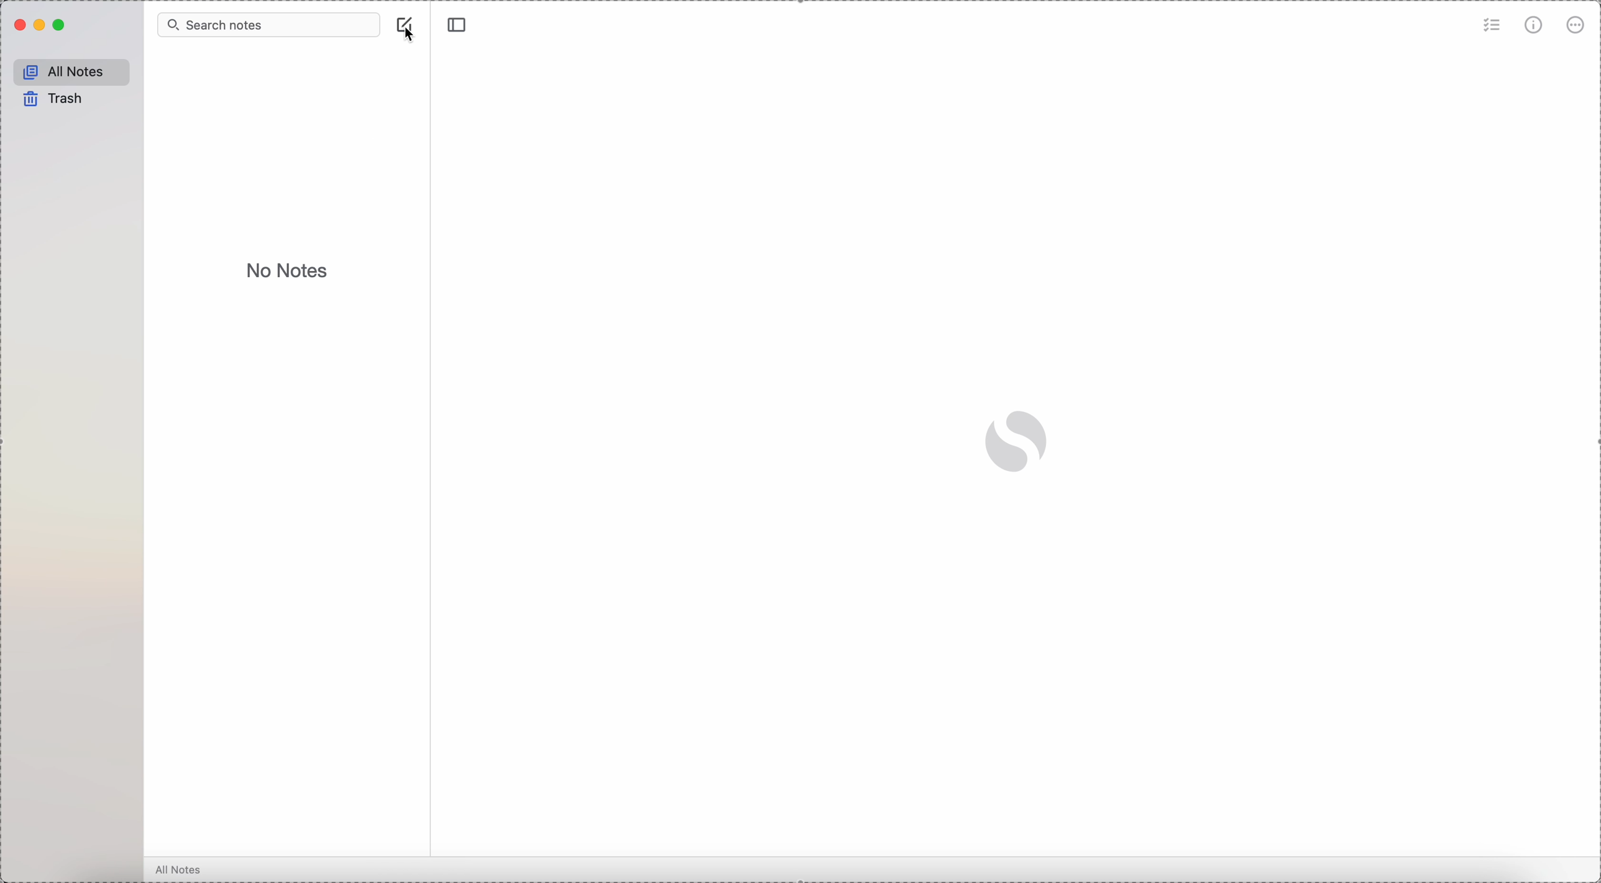 This screenshot has height=883, width=1601. I want to click on cursor, so click(408, 36).